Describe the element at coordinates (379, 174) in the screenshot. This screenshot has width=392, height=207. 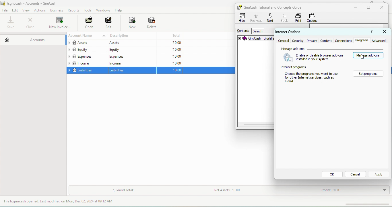
I see `apply` at that location.